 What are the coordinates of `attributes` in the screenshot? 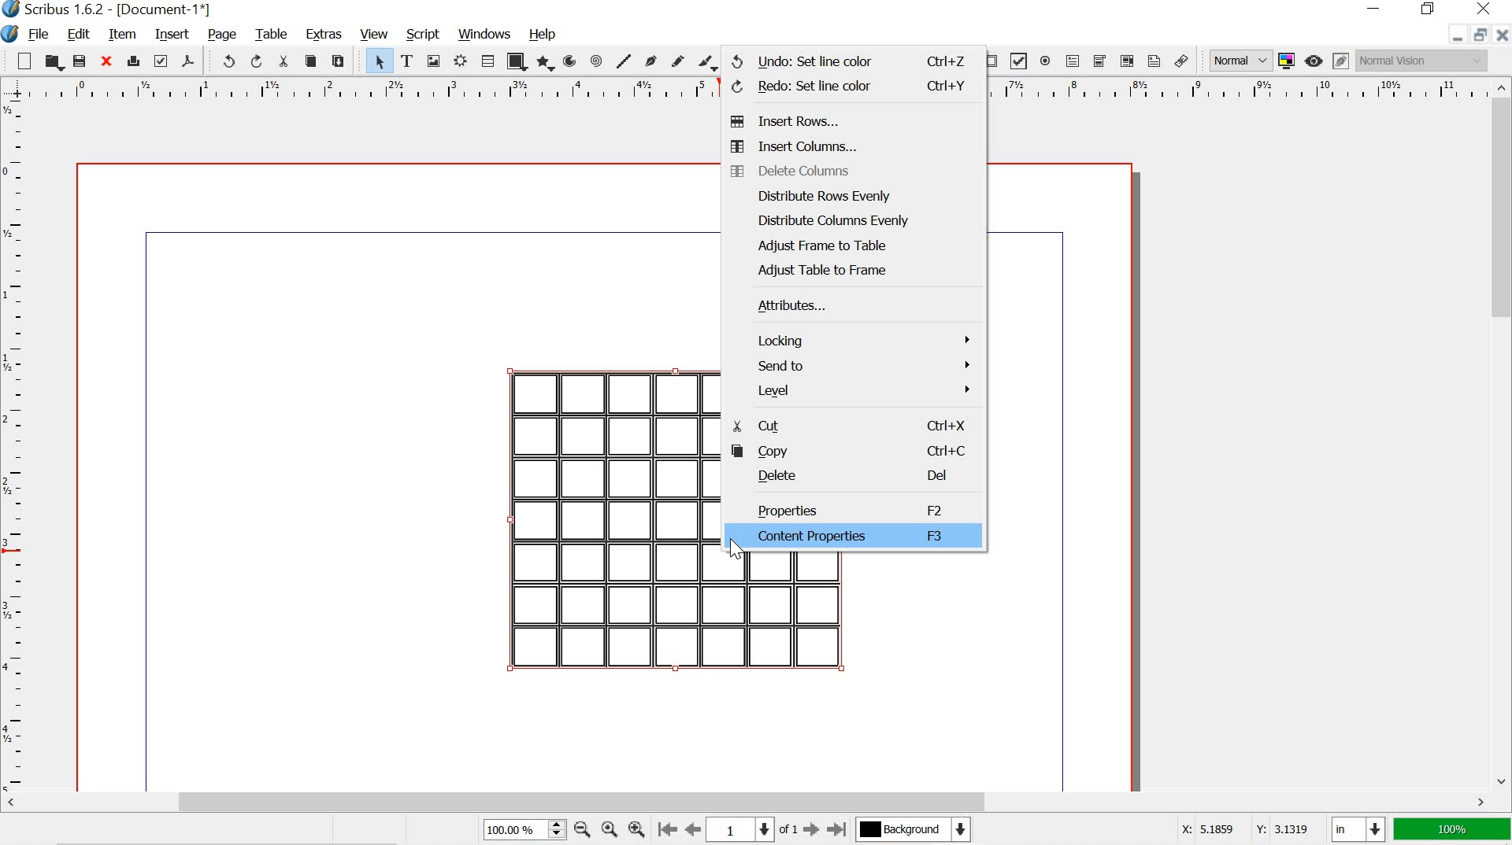 It's located at (862, 304).